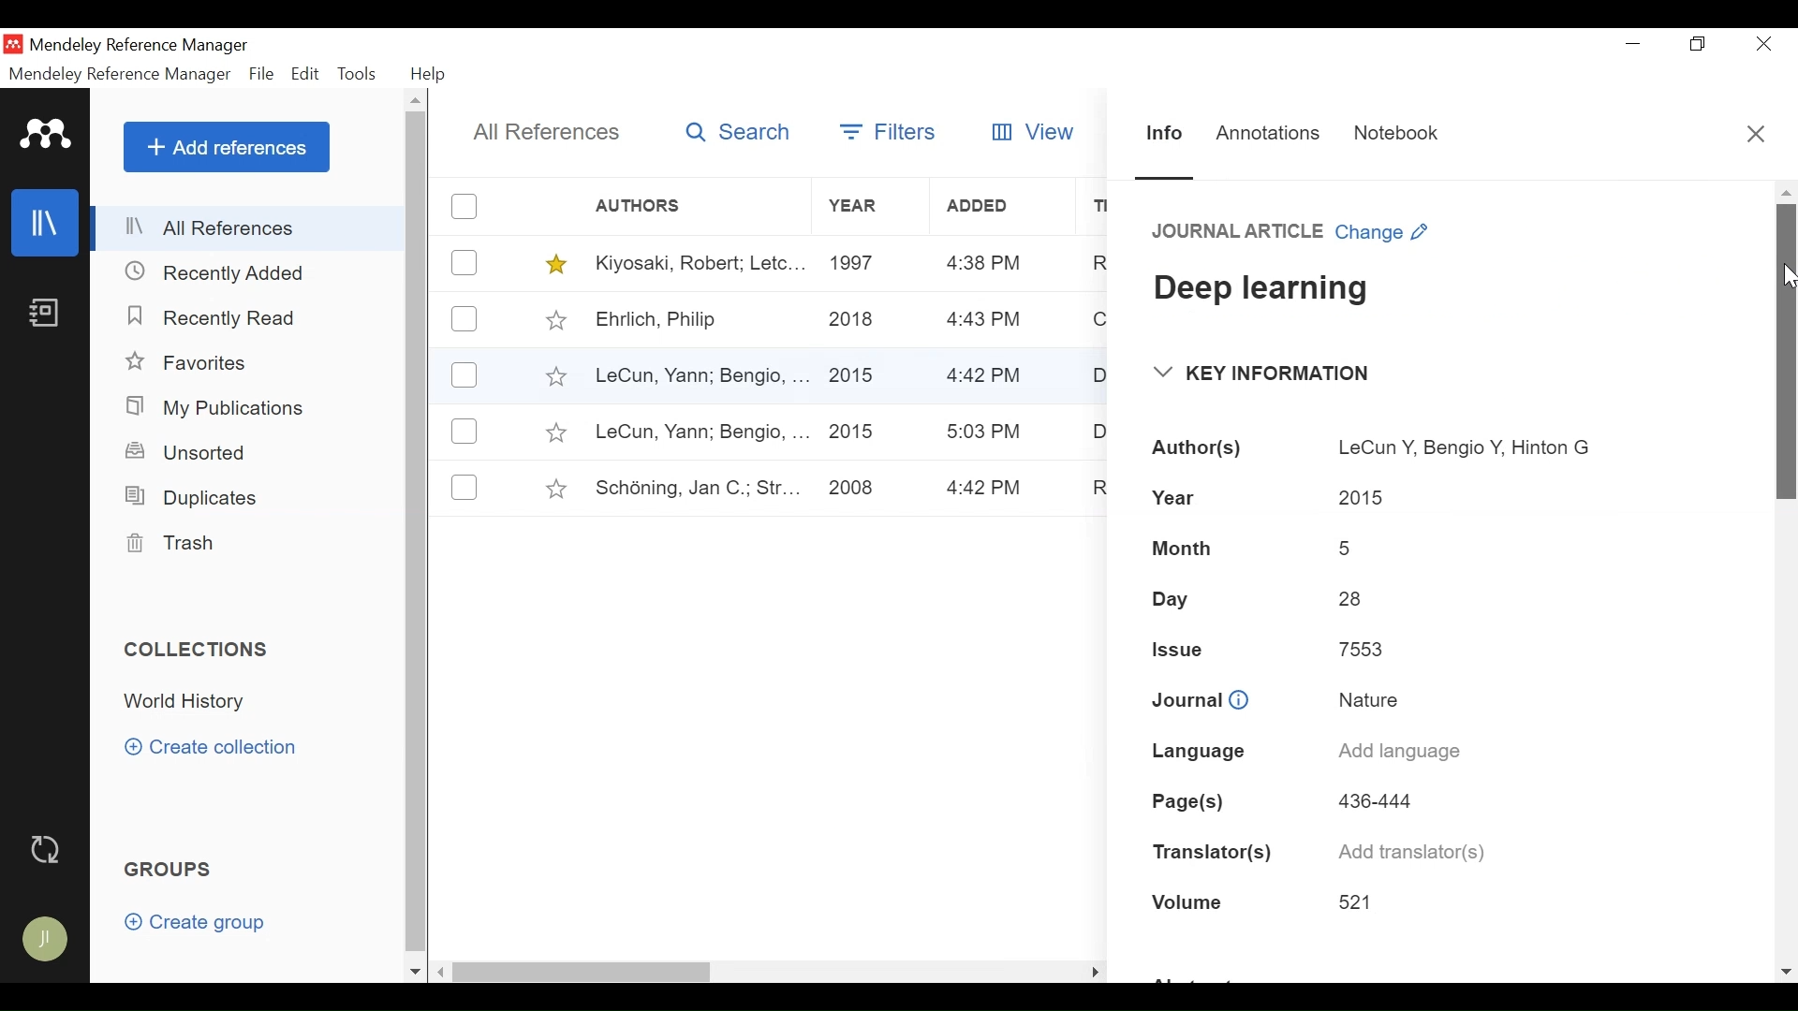 This screenshot has height=1011, width=1798. I want to click on 436444, so click(1376, 799).